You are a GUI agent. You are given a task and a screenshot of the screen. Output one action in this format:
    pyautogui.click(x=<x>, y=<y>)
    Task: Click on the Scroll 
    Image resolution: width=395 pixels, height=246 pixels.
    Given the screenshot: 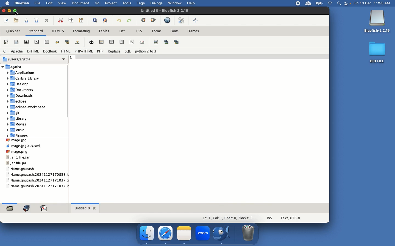 What is the action you would take?
    pyautogui.click(x=71, y=88)
    